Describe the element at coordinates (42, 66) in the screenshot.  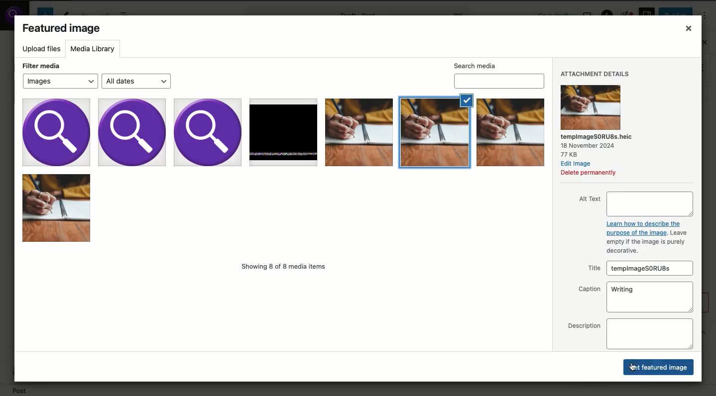
I see `Filter media` at that location.